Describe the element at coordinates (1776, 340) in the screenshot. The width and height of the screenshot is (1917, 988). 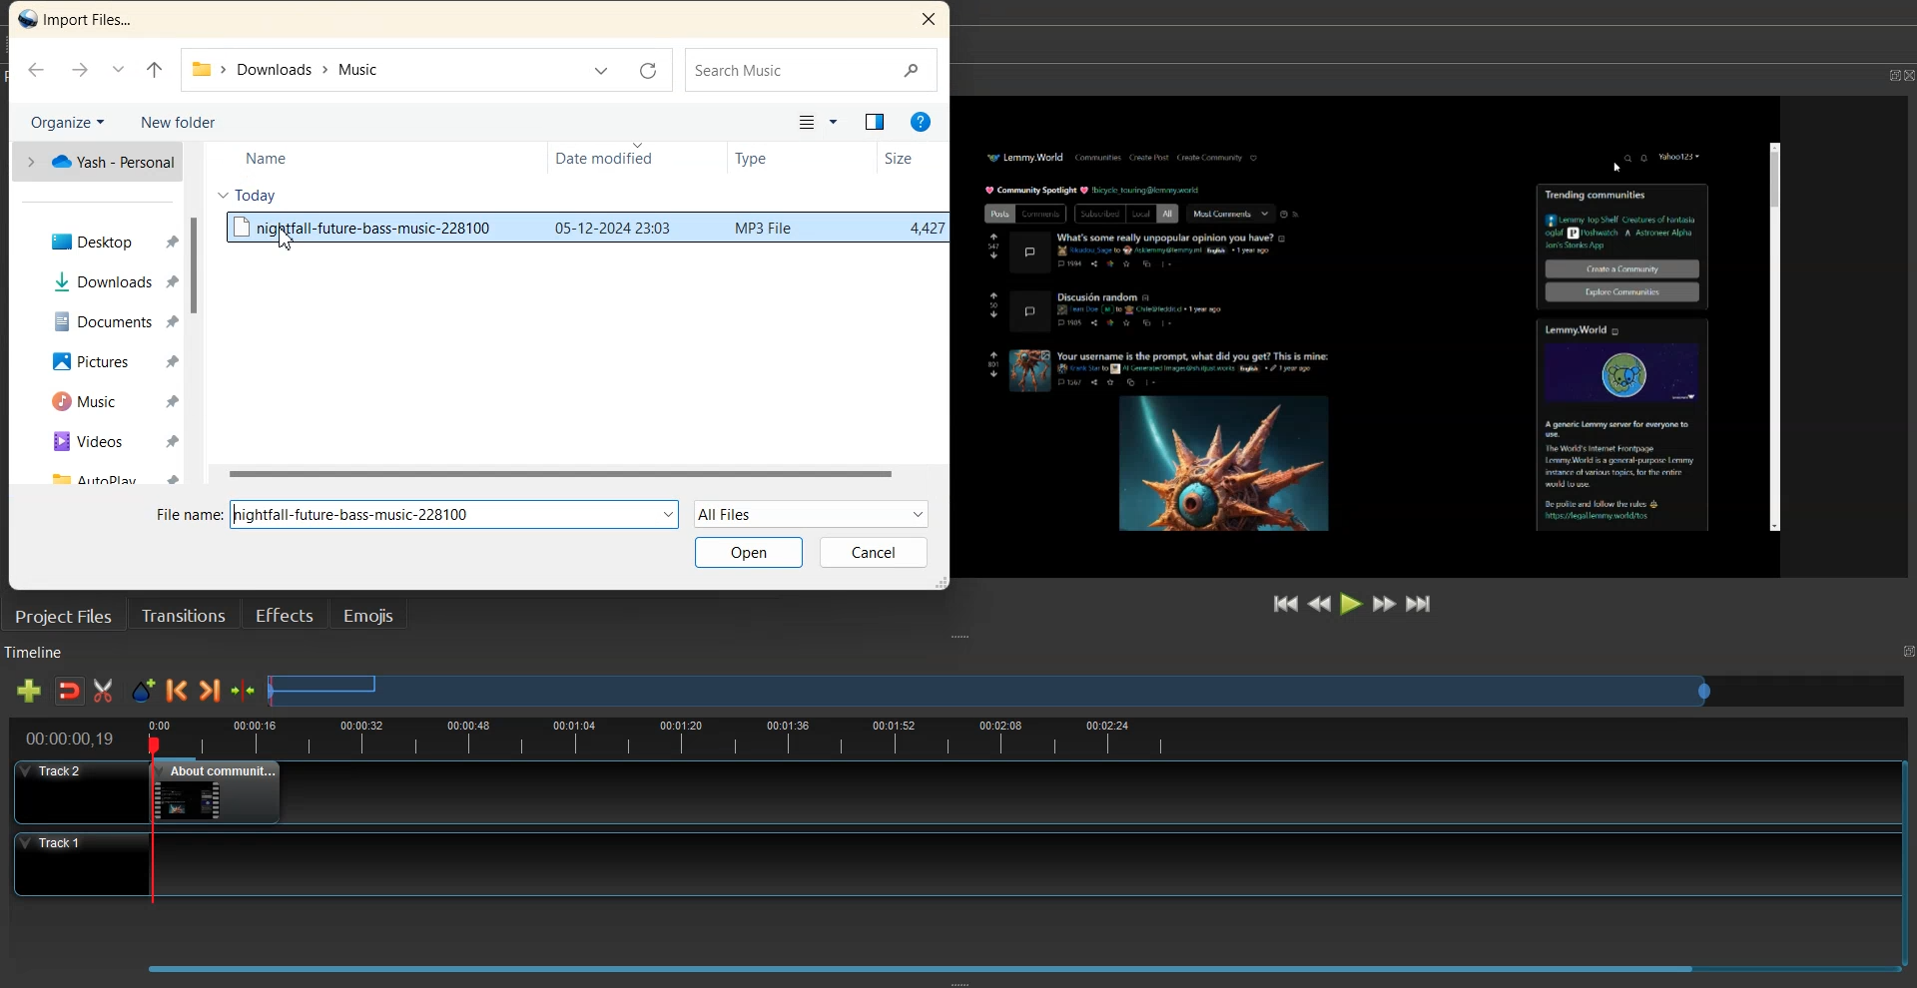
I see `` at that location.